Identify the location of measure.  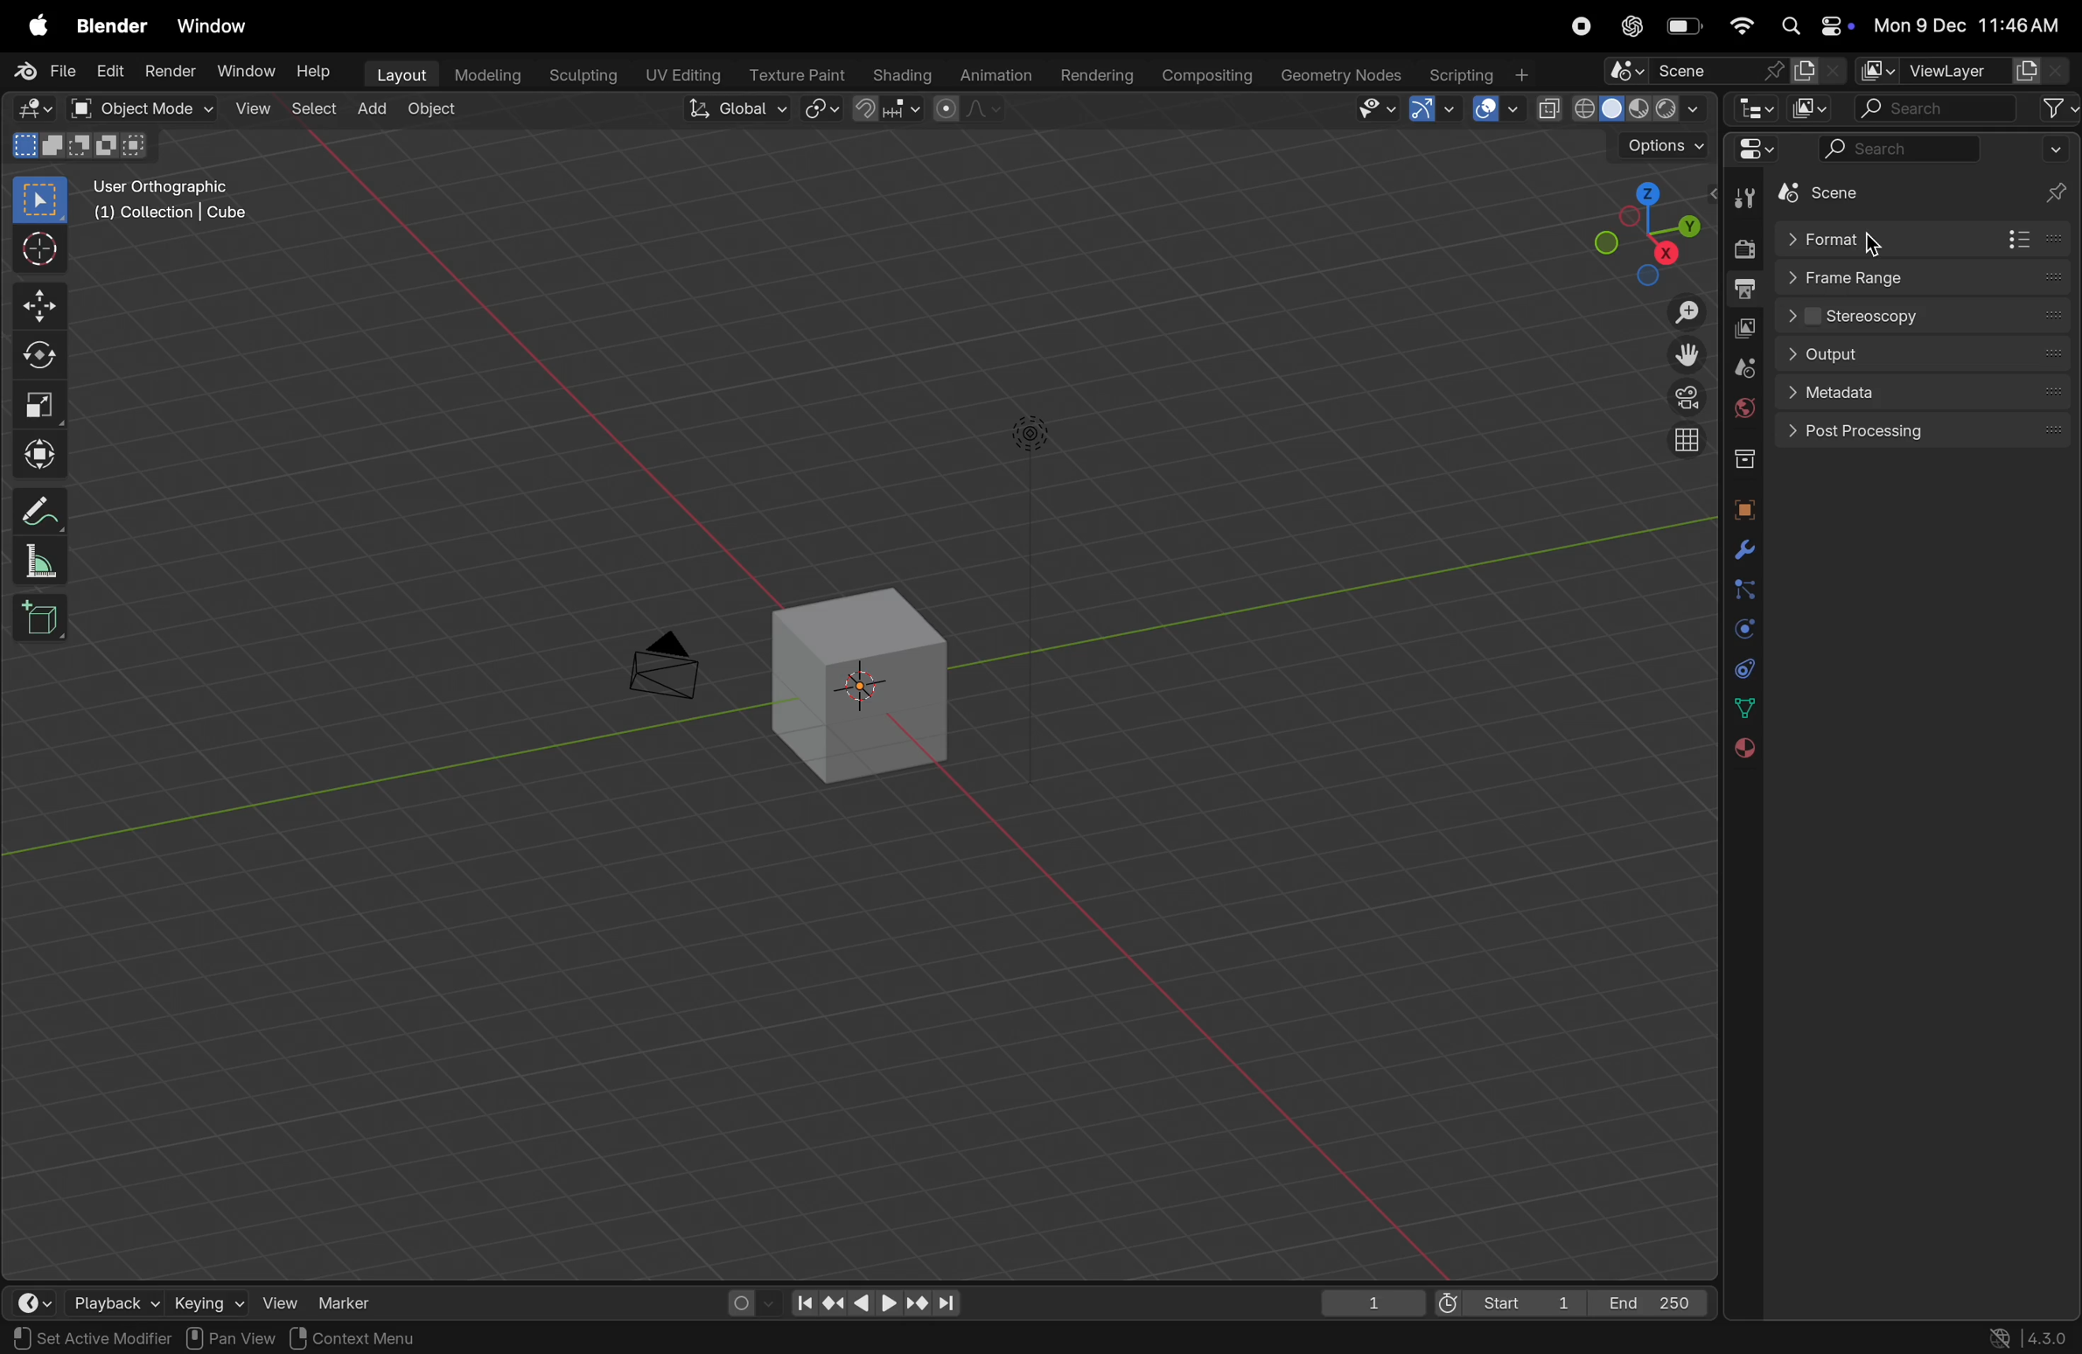
(39, 560).